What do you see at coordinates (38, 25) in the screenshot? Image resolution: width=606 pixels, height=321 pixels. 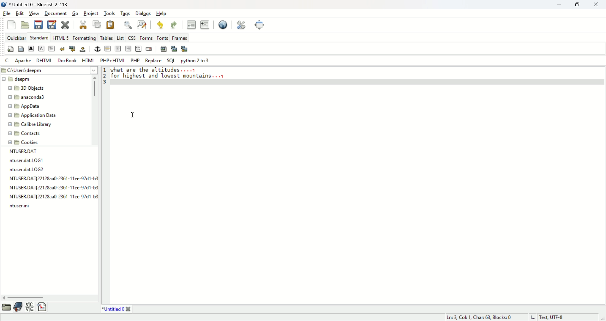 I see `save current file` at bounding box center [38, 25].